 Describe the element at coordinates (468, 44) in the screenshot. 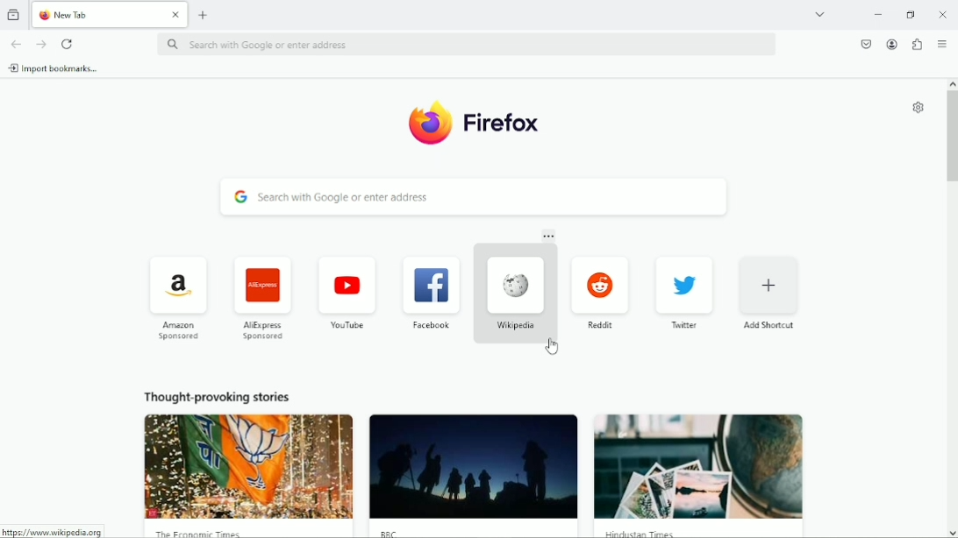

I see `Search with google or enter address` at that location.